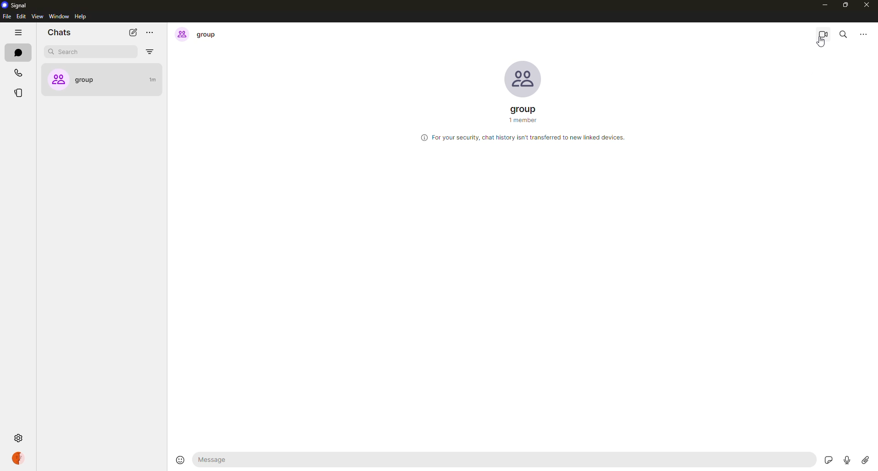 The image size is (878, 471). Describe the element at coordinates (82, 17) in the screenshot. I see `help` at that location.